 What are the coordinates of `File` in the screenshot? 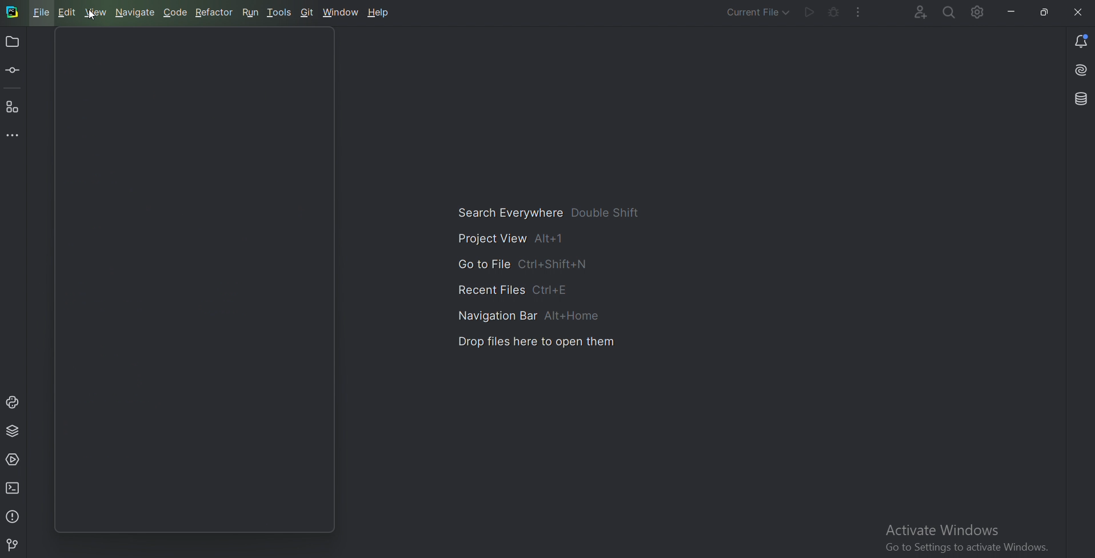 It's located at (40, 12).